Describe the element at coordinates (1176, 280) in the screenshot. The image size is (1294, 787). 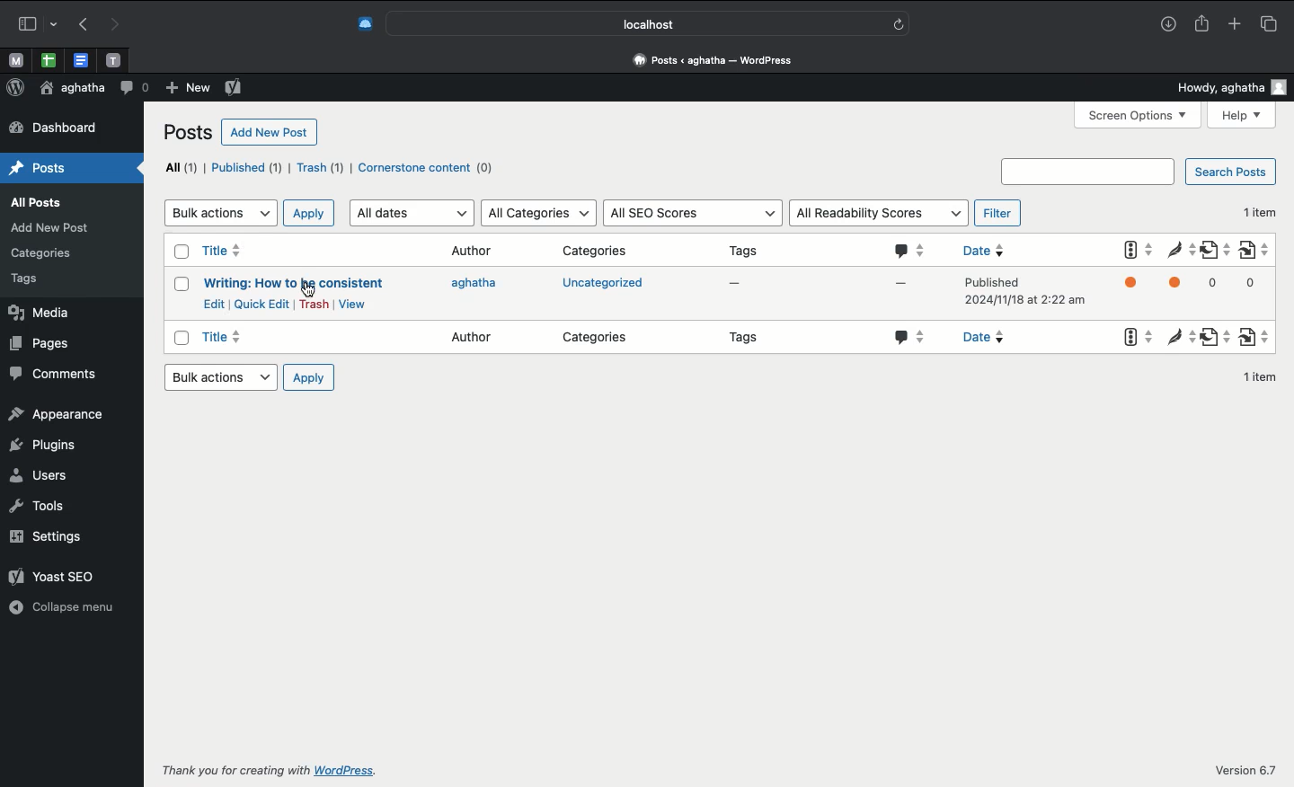
I see `Readability ` at that location.